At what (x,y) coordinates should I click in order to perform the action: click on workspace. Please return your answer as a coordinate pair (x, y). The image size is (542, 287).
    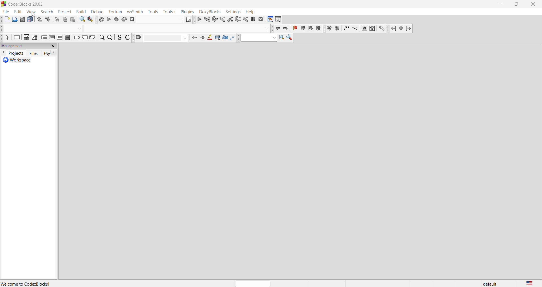
    Looking at the image, I should click on (29, 60).